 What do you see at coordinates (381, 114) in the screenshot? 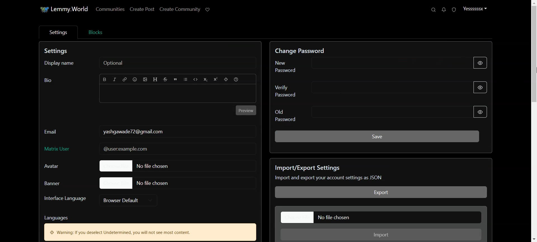
I see `Old Password` at bounding box center [381, 114].